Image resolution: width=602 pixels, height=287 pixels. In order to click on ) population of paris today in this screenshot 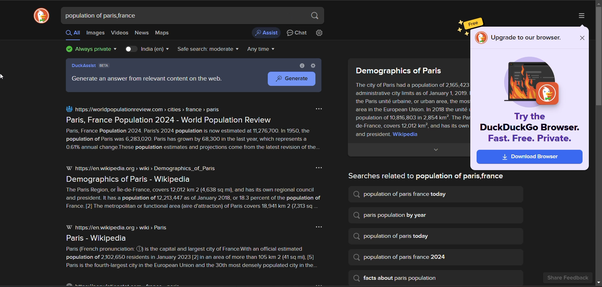, I will do `click(394, 237)`.